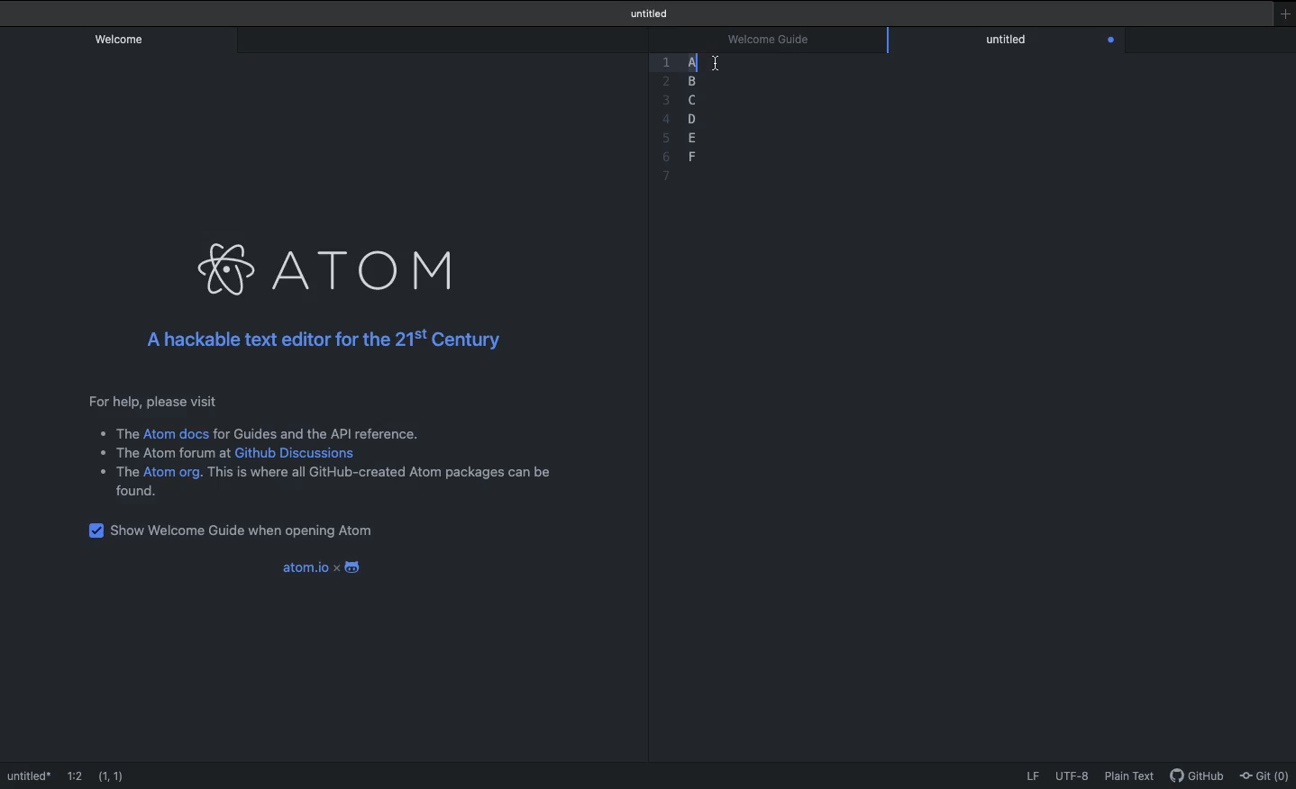 This screenshot has width=1296, height=789. I want to click on Welcome guide, so click(47, 775).